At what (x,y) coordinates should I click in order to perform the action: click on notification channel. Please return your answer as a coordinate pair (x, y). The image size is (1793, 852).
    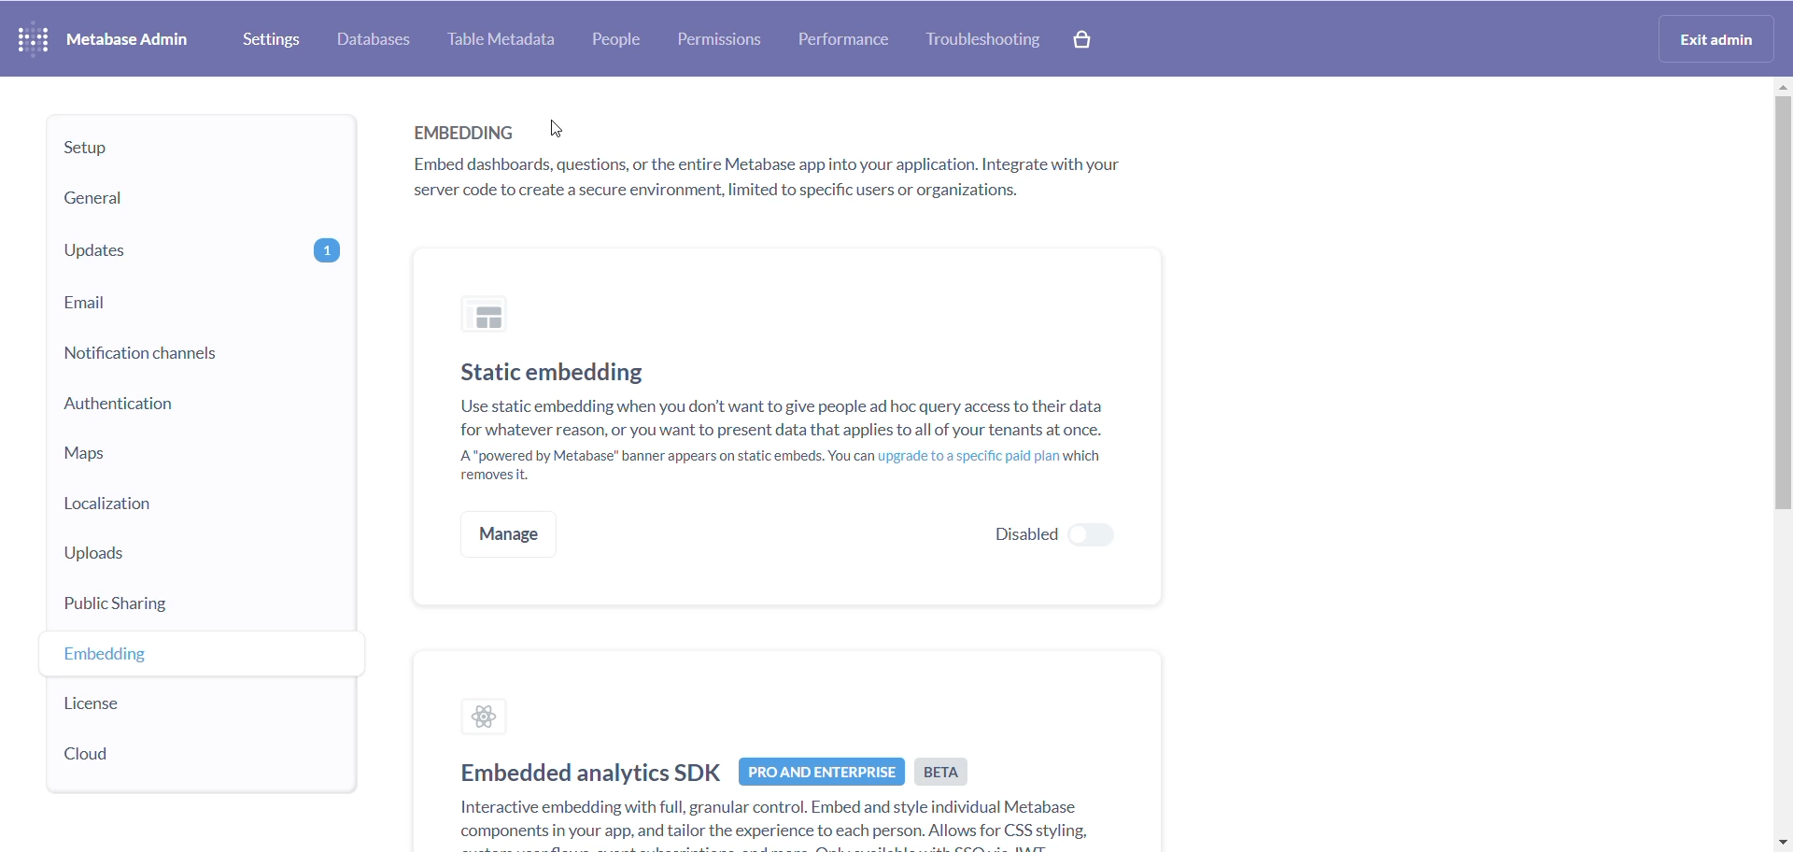
    Looking at the image, I should click on (183, 354).